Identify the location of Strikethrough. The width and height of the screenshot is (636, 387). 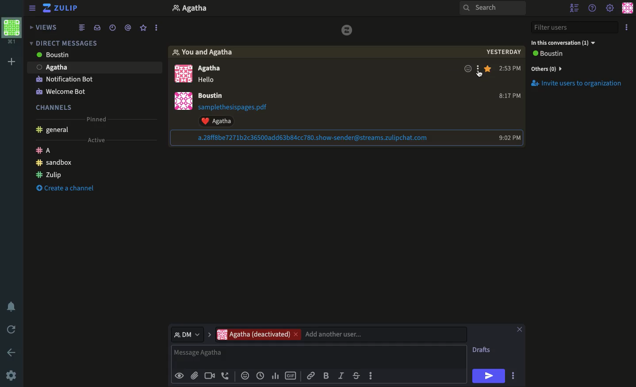
(356, 375).